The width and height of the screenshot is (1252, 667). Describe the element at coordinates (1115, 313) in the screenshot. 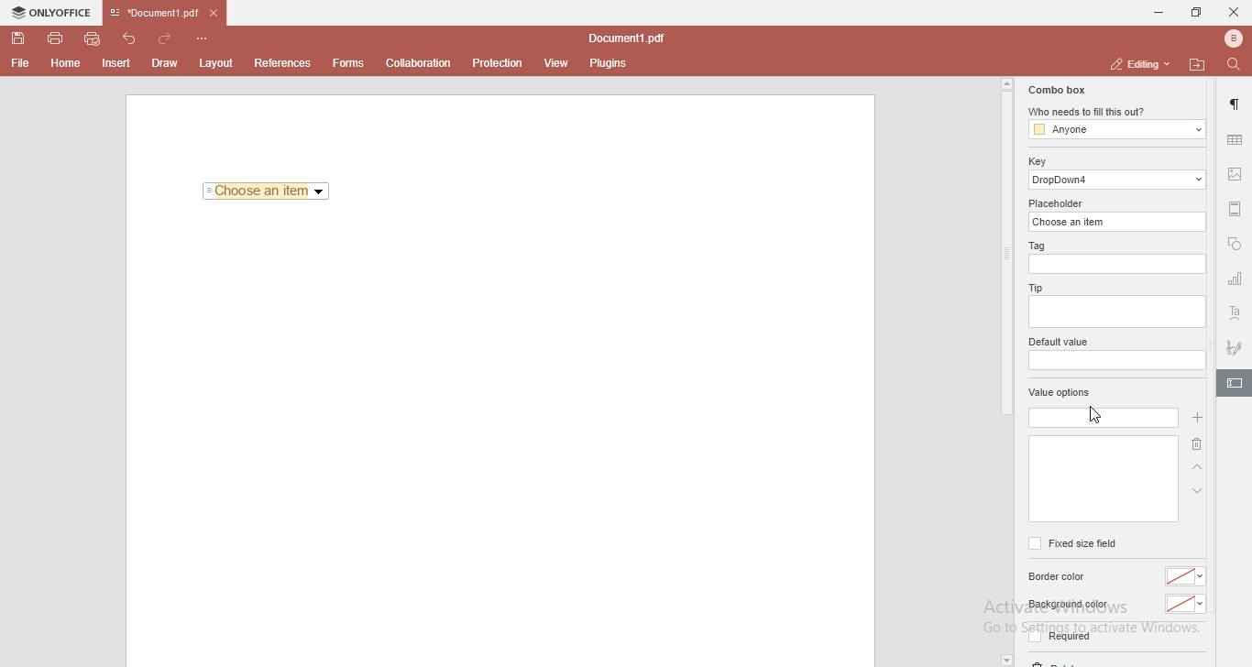

I see `empty box` at that location.